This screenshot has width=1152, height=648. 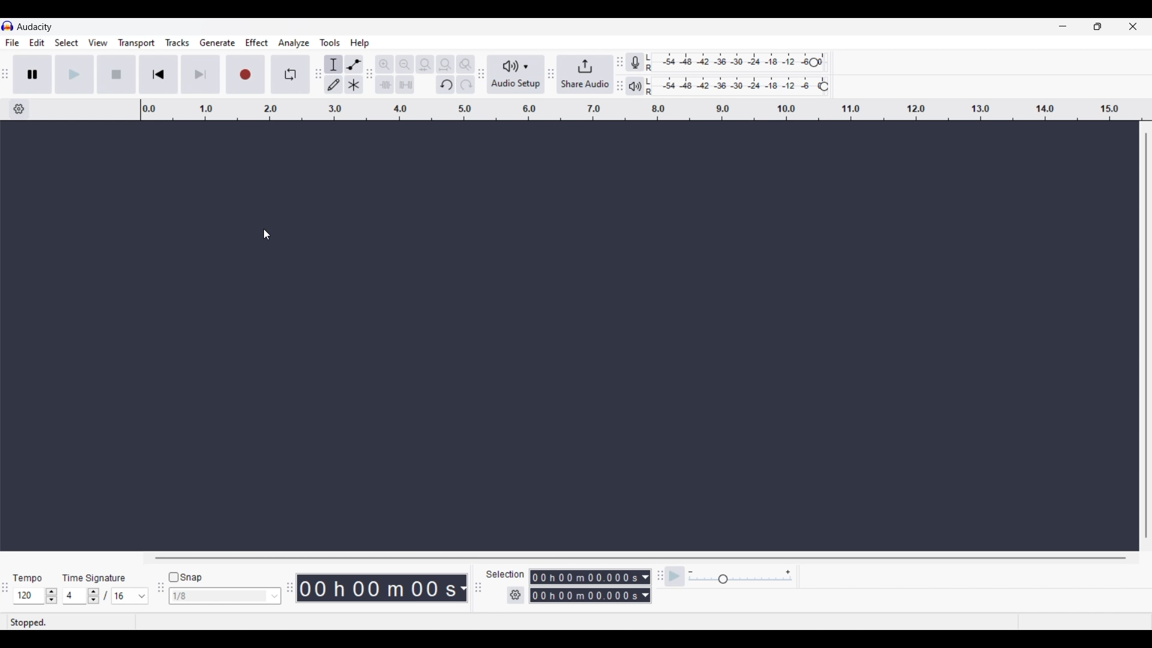 What do you see at coordinates (354, 85) in the screenshot?
I see `Multitool` at bounding box center [354, 85].